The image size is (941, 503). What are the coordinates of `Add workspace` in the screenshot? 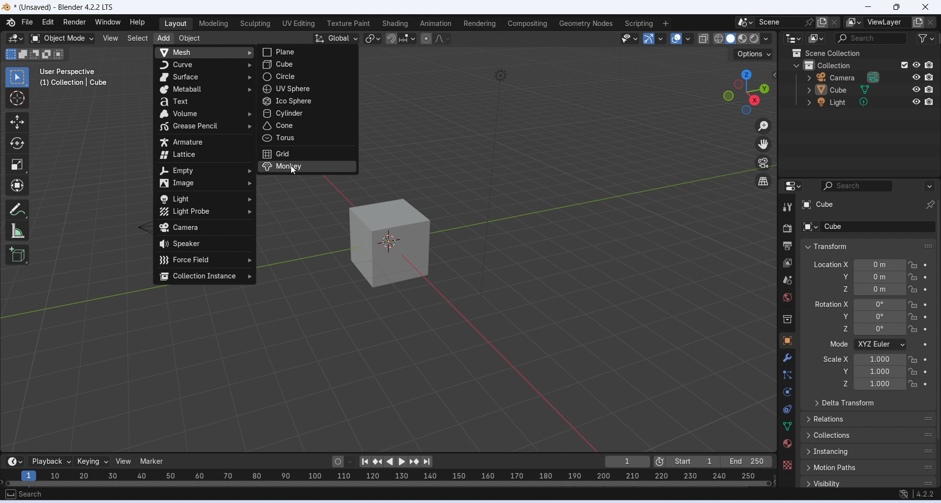 It's located at (666, 24).